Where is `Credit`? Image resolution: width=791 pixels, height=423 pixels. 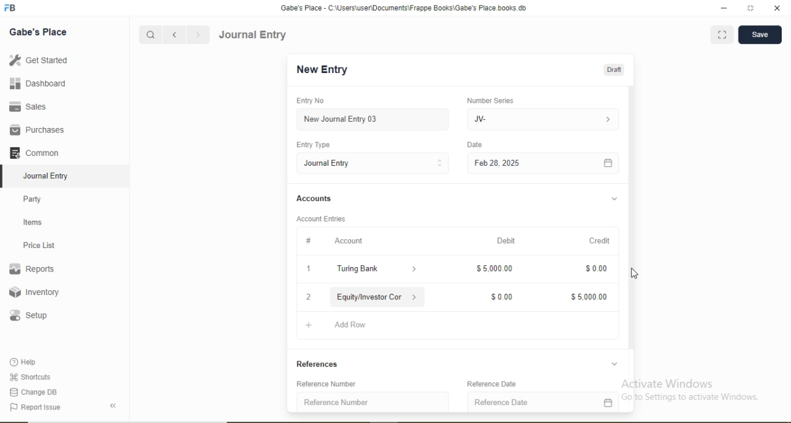
Credit is located at coordinates (599, 241).